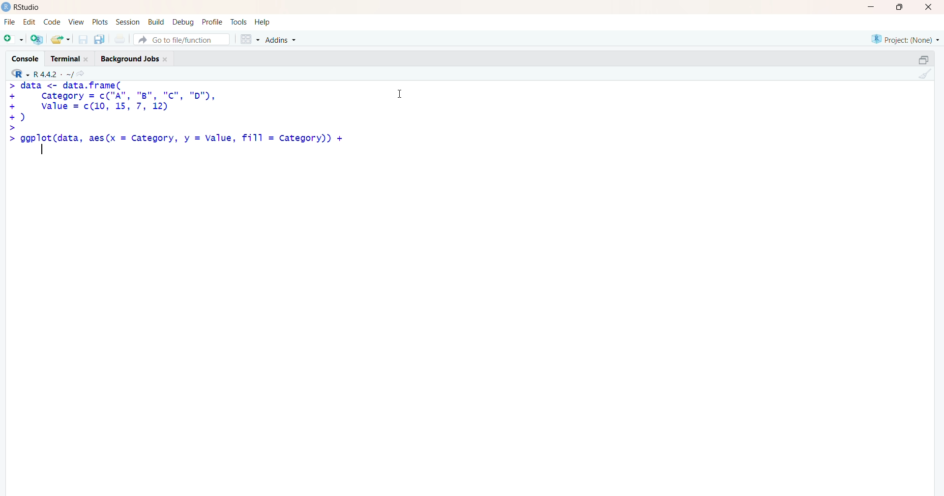 The height and width of the screenshot is (496, 944). Describe the element at coordinates (283, 40) in the screenshot. I see `Addins` at that location.